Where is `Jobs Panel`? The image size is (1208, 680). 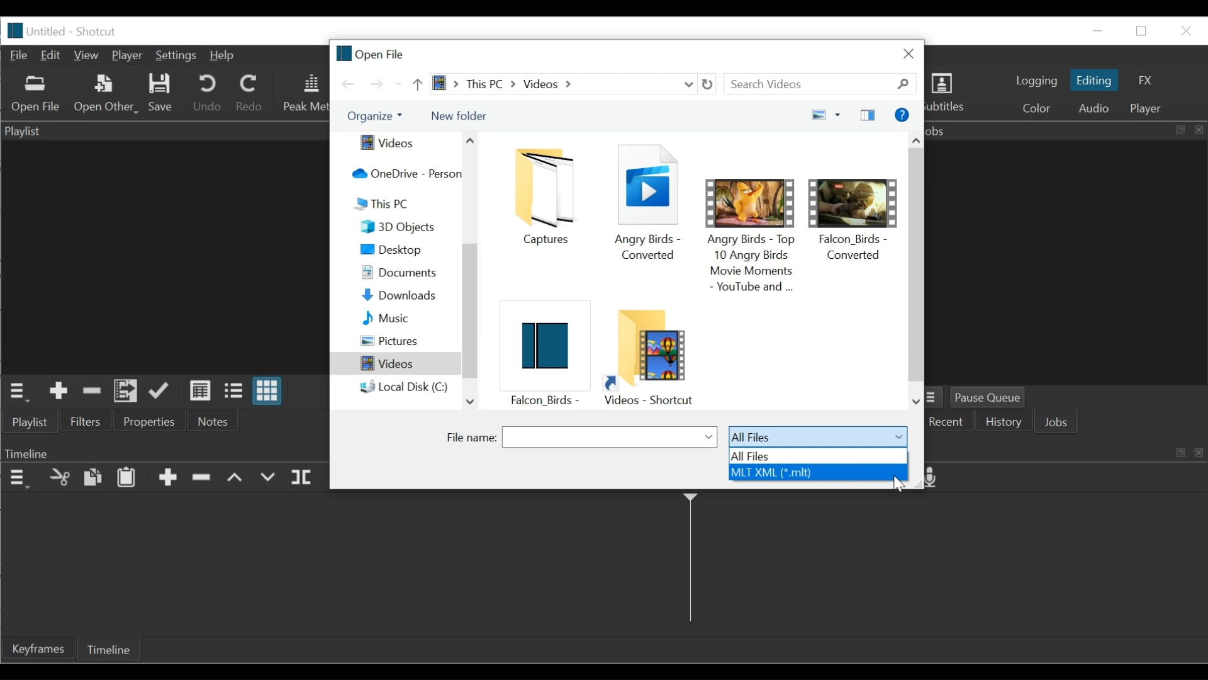
Jobs Panel is located at coordinates (1066, 130).